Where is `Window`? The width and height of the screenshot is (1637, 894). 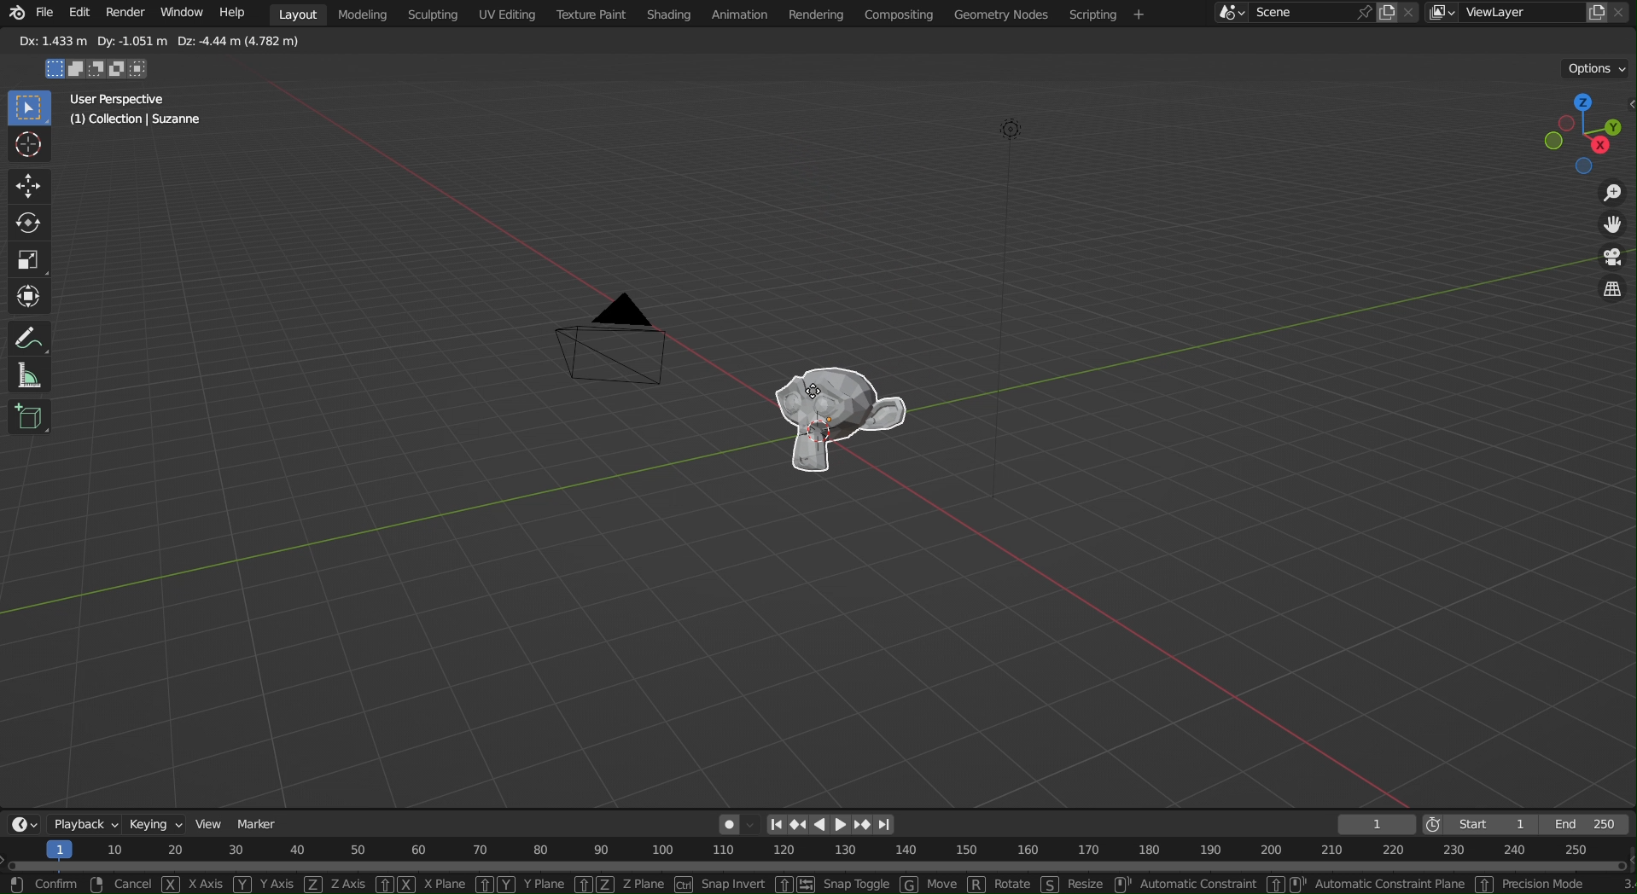
Window is located at coordinates (182, 13).